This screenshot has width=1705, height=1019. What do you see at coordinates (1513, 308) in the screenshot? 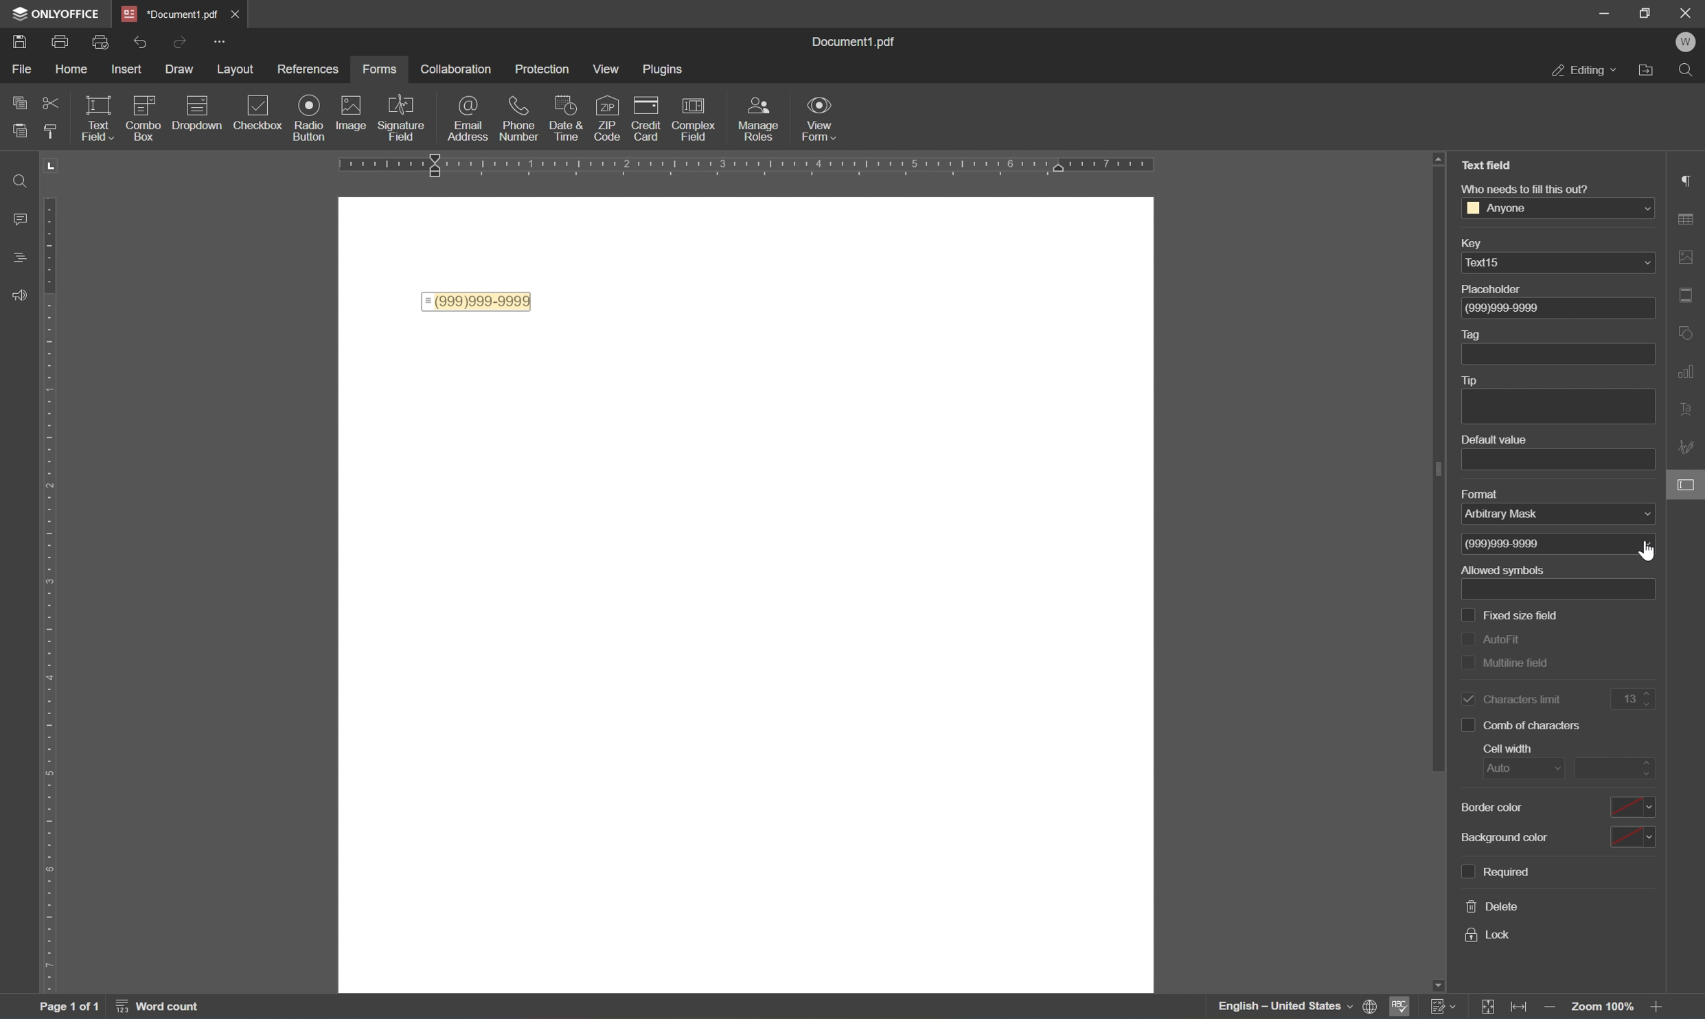
I see `(999)999-9999` at bounding box center [1513, 308].